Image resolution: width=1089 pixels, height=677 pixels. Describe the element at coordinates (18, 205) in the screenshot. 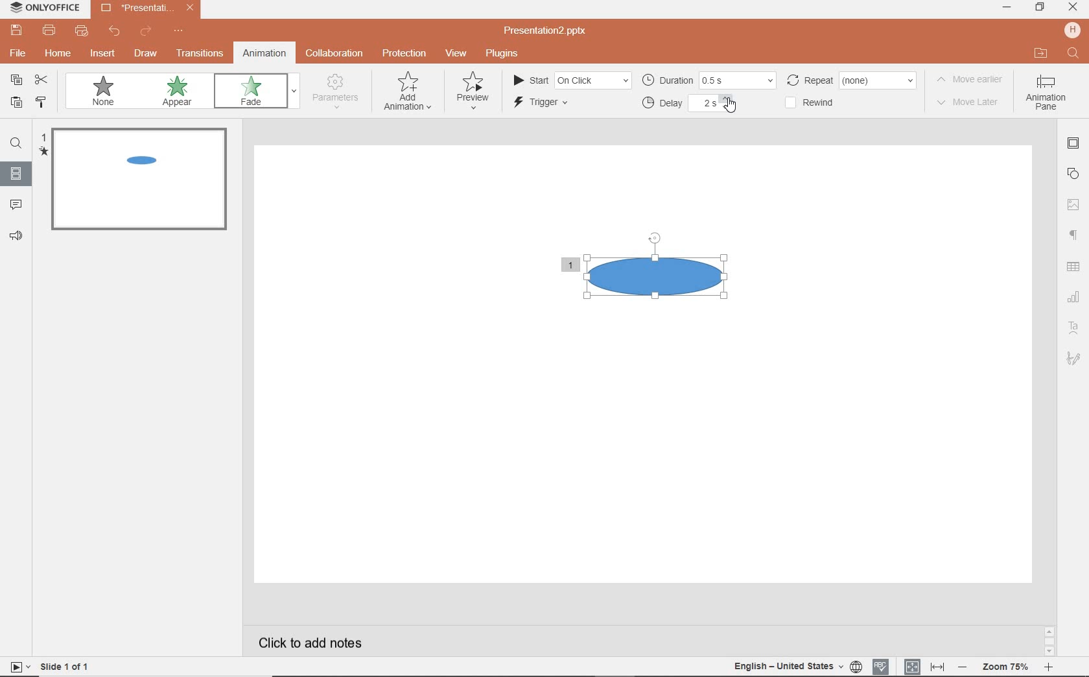

I see `comments` at that location.